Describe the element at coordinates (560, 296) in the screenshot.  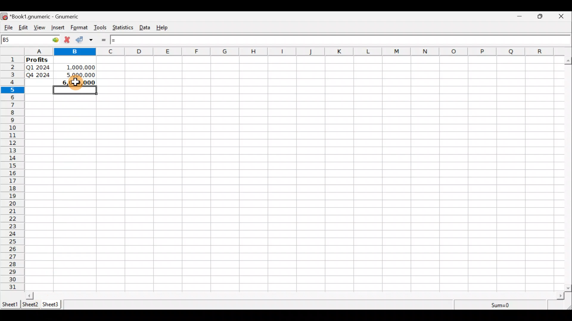
I see `scroll right` at that location.